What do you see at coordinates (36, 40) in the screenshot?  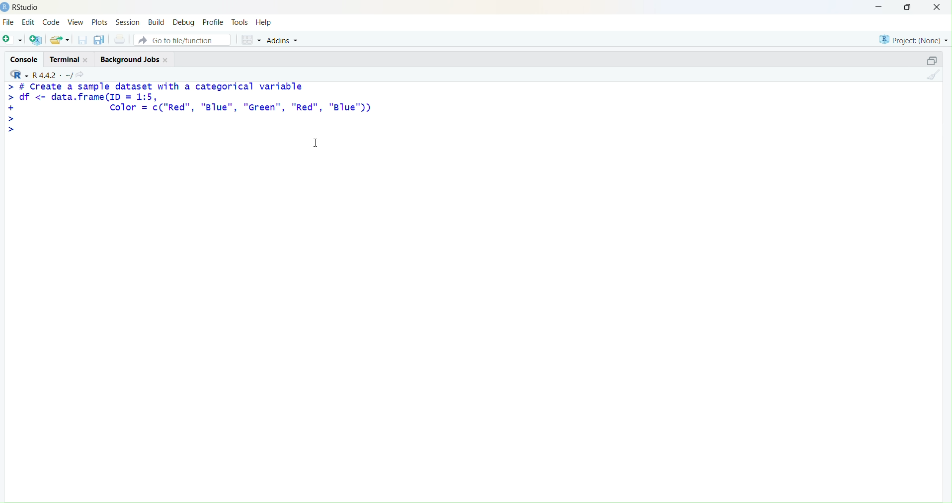 I see `add R file` at bounding box center [36, 40].